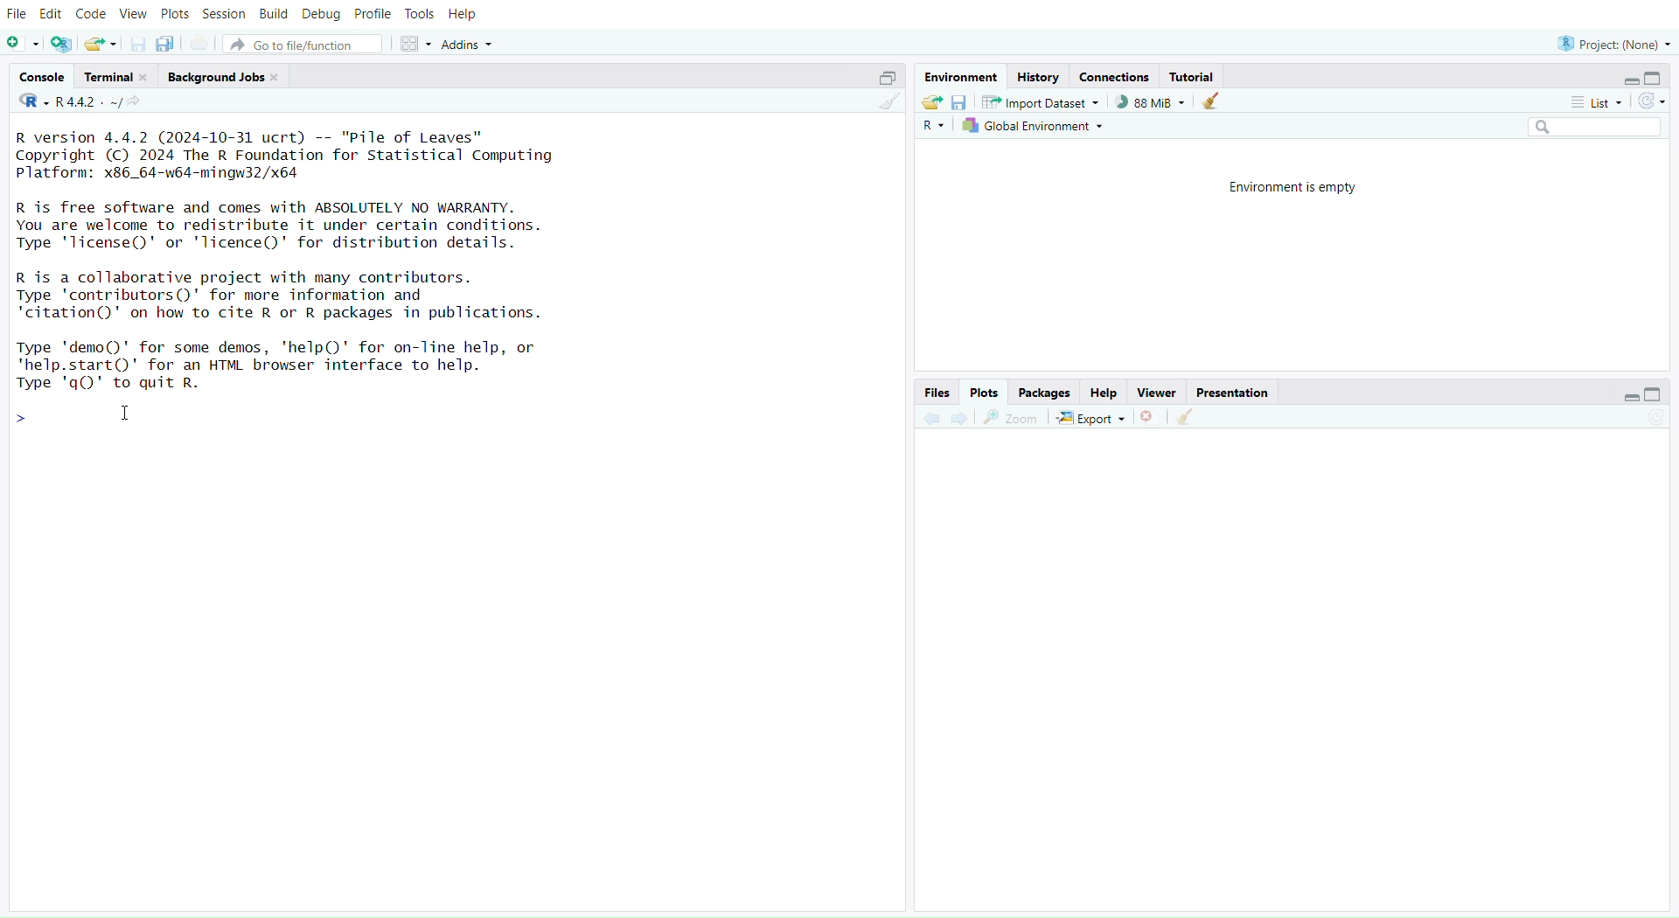 This screenshot has width=1679, height=918. I want to click on tools, so click(421, 14).